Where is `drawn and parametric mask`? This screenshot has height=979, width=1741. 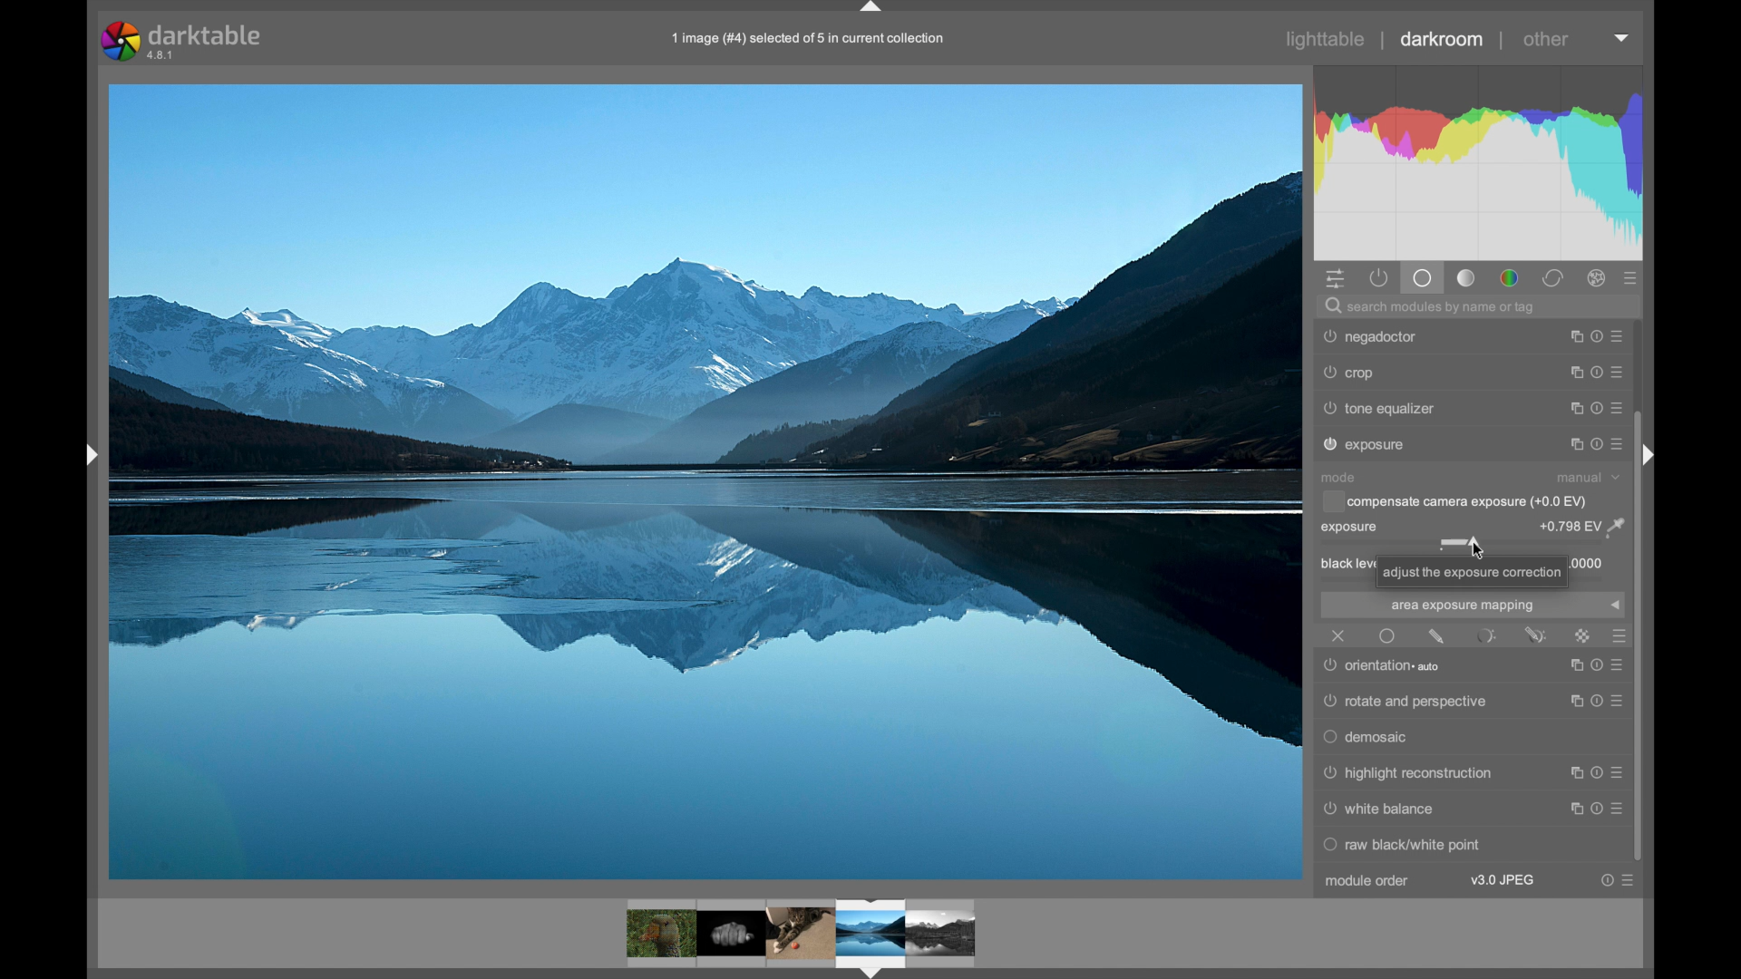
drawn and parametric mask is located at coordinates (1536, 635).